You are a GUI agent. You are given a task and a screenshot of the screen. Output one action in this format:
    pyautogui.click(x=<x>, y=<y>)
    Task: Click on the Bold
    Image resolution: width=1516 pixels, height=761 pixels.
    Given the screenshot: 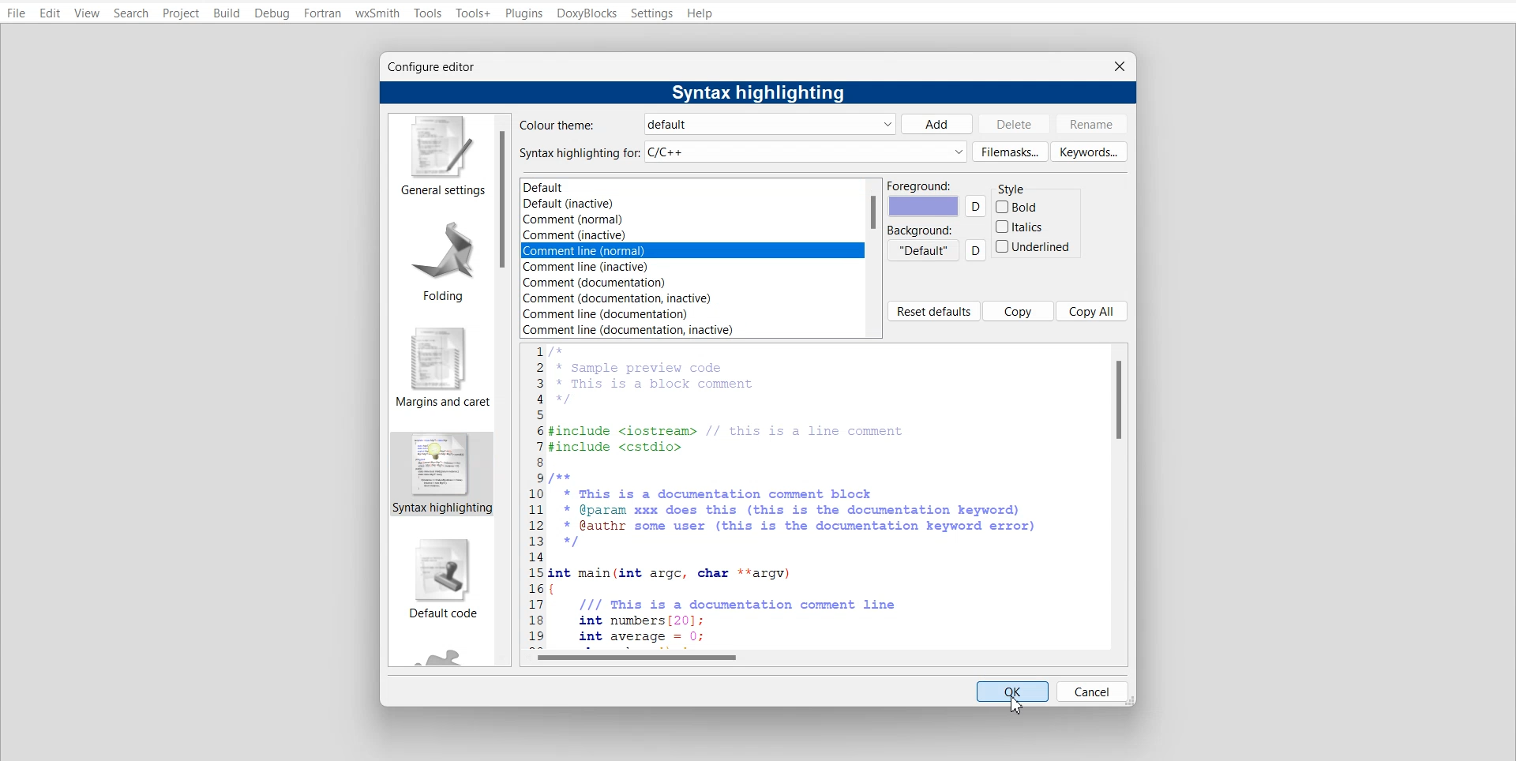 What is the action you would take?
    pyautogui.click(x=1017, y=208)
    